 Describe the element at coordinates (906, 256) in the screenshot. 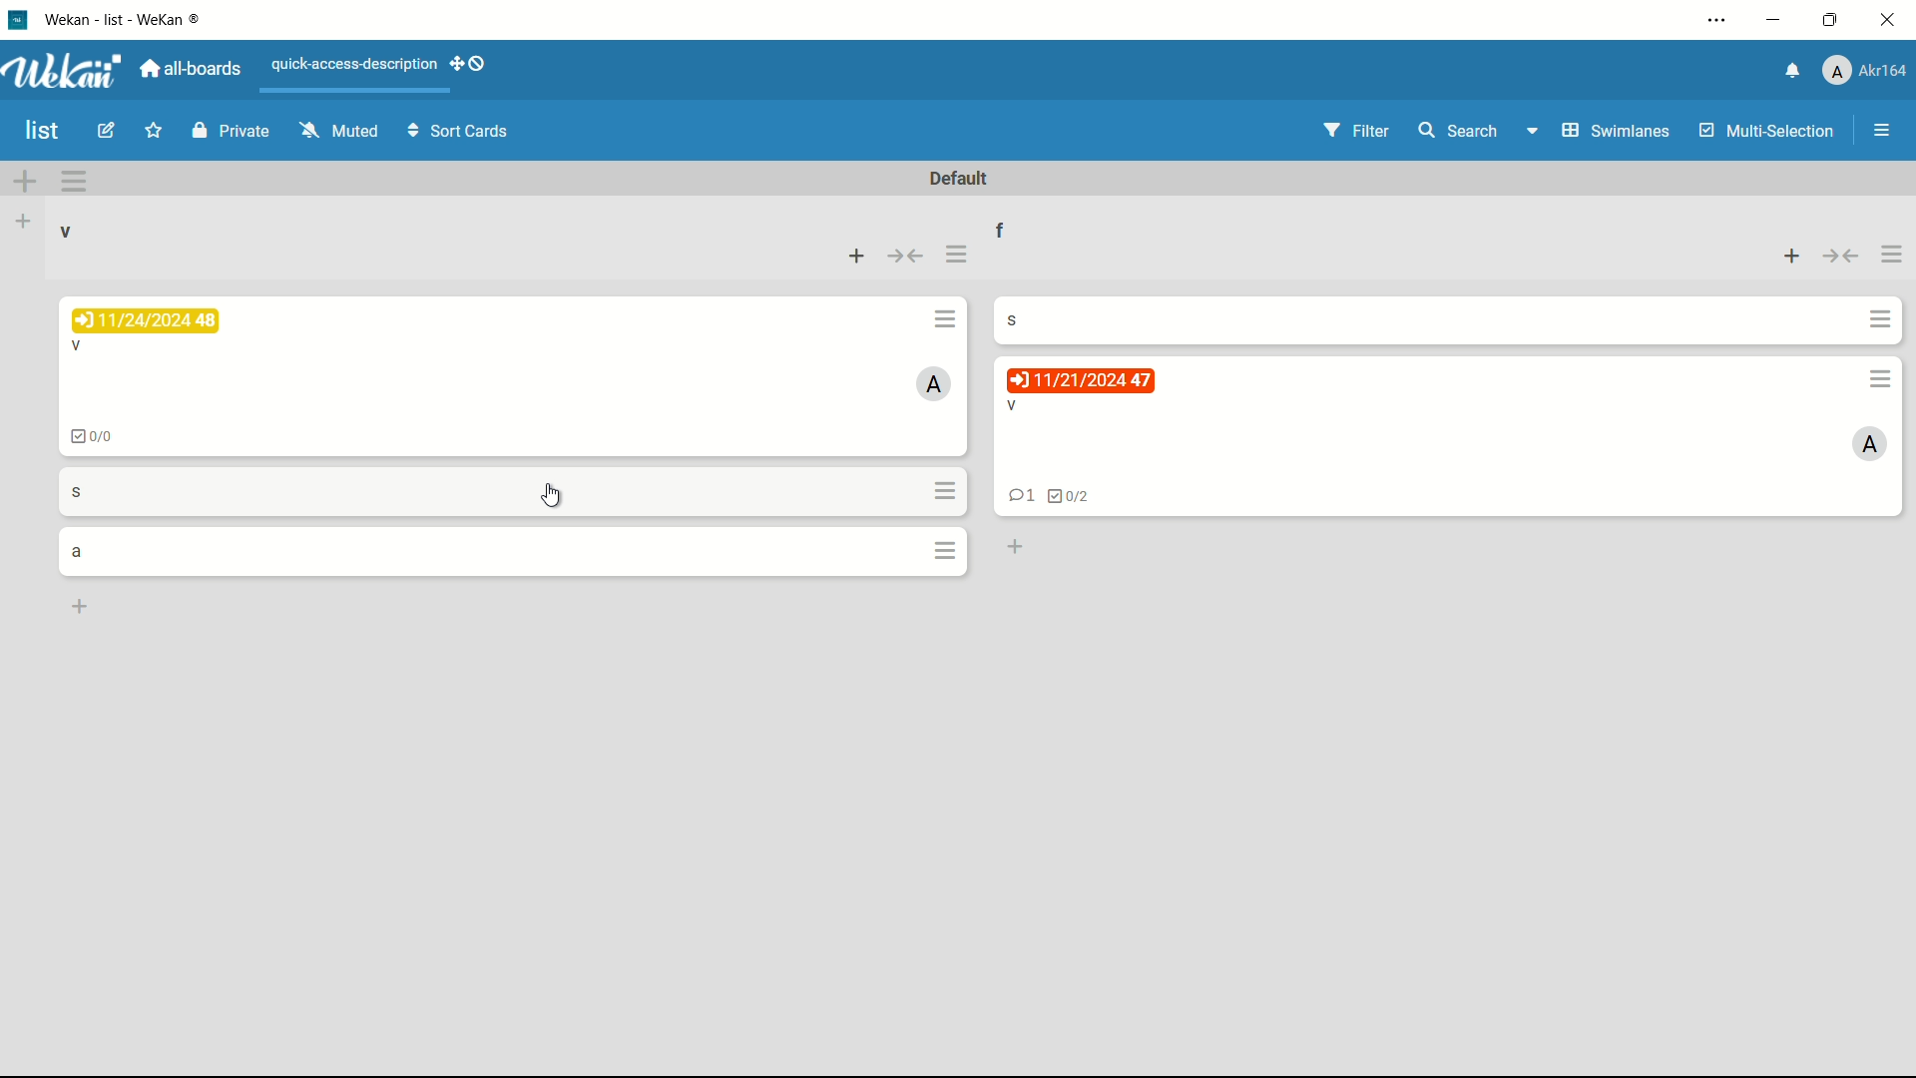

I see `collapse` at that location.